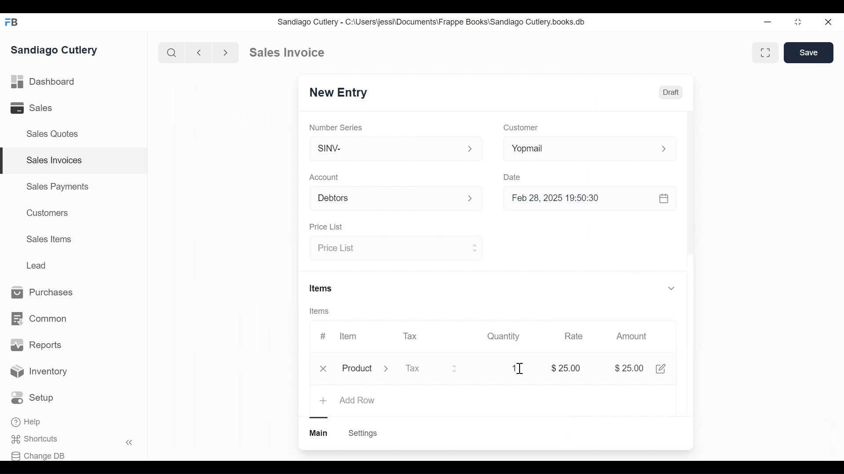 Image resolution: width=844 pixels, height=474 pixels. What do you see at coordinates (809, 53) in the screenshot?
I see `Save ` at bounding box center [809, 53].